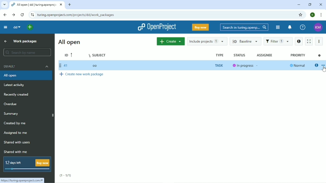 The width and height of the screenshot is (326, 183). I want to click on Close, so click(320, 5).